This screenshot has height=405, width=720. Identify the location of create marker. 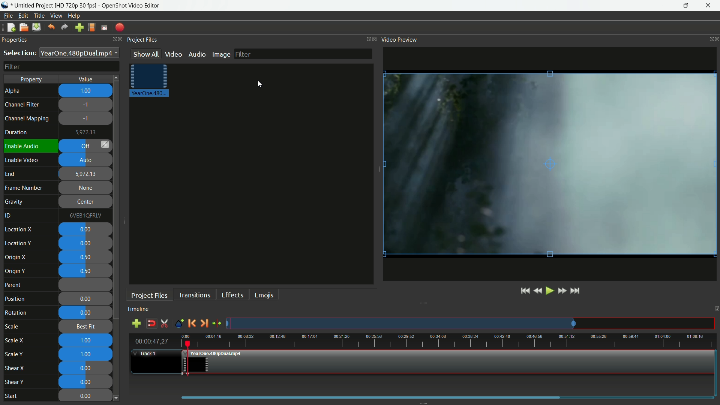
(178, 322).